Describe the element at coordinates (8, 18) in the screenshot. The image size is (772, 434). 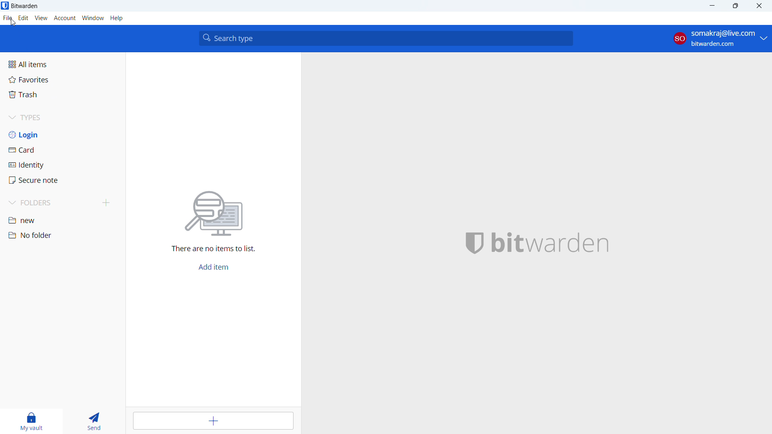
I see `file` at that location.